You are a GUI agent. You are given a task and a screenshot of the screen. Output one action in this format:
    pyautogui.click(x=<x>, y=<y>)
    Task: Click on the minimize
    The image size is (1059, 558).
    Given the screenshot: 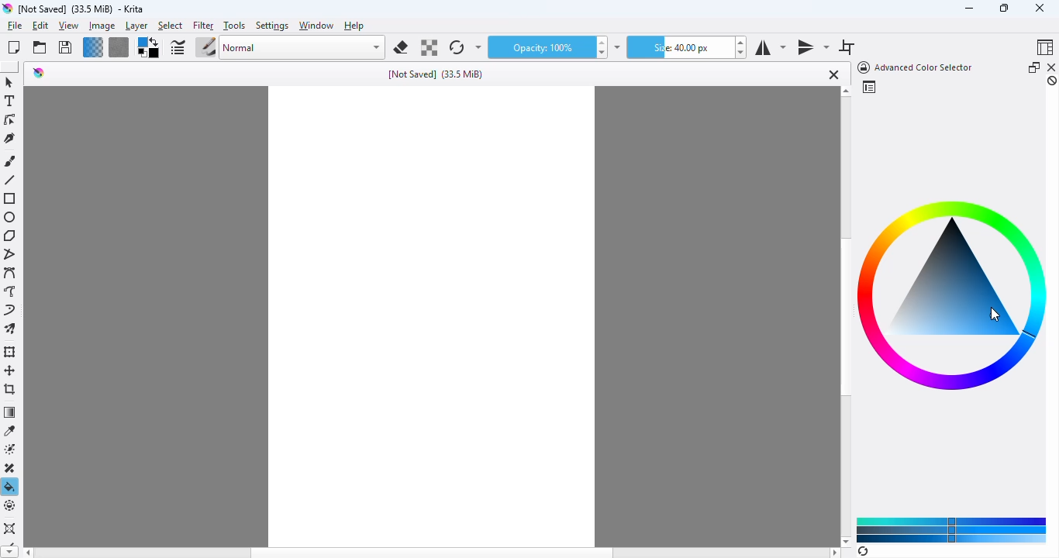 What is the action you would take?
    pyautogui.click(x=969, y=9)
    